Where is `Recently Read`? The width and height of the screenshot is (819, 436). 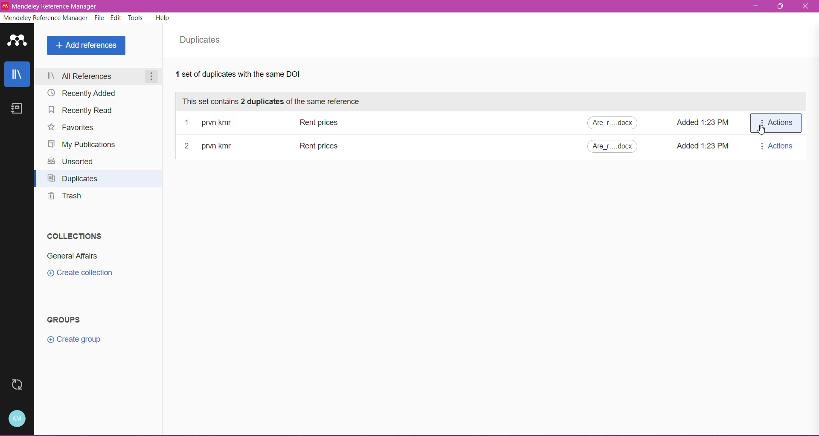 Recently Read is located at coordinates (84, 111).